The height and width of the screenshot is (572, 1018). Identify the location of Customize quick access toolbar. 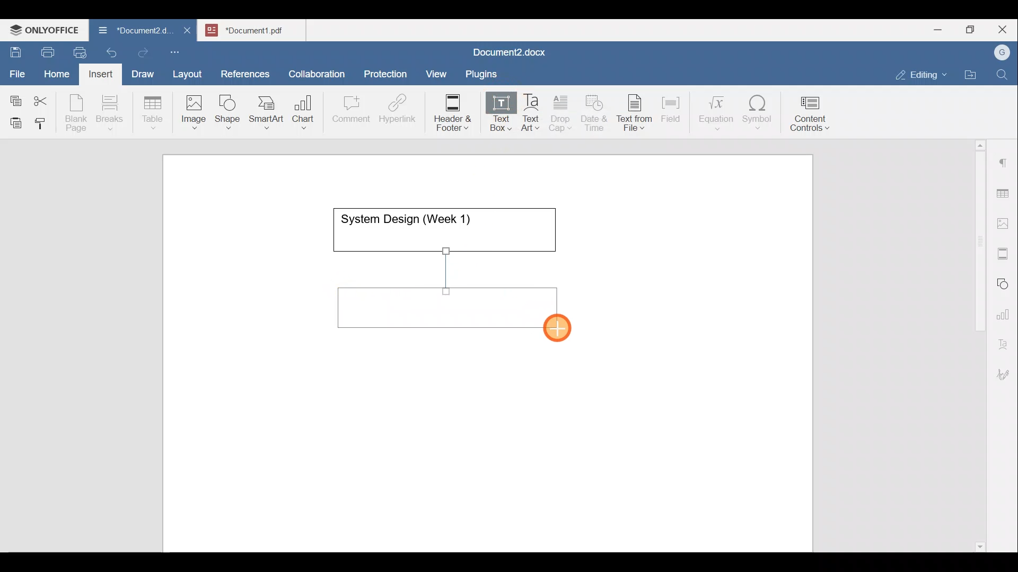
(179, 50).